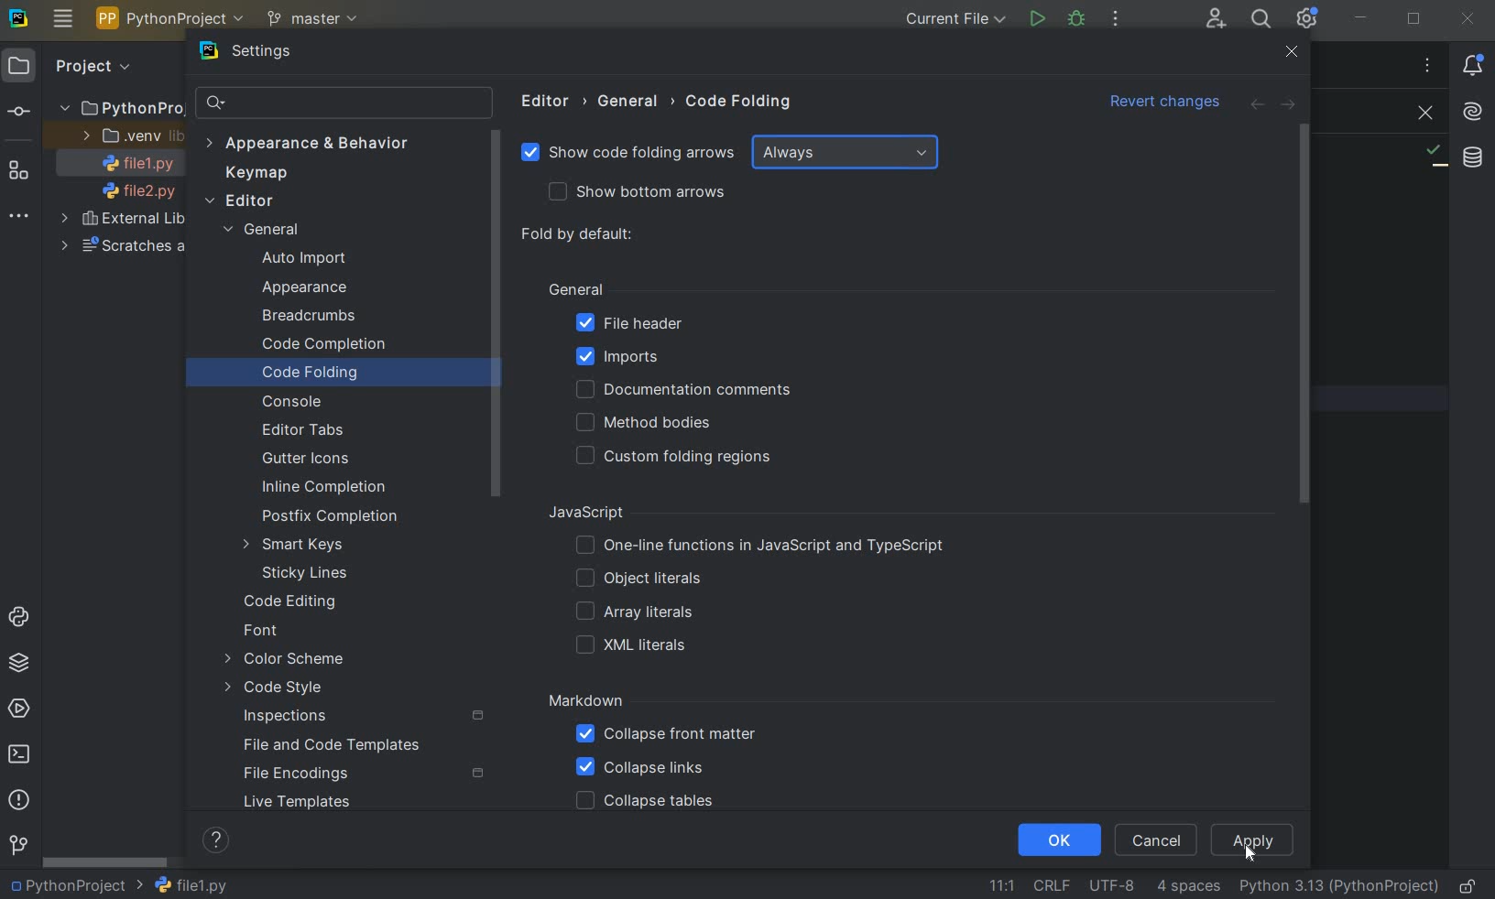 The height and width of the screenshot is (899, 1495). Describe the element at coordinates (606, 513) in the screenshot. I see `JAVASCRIPT` at that location.